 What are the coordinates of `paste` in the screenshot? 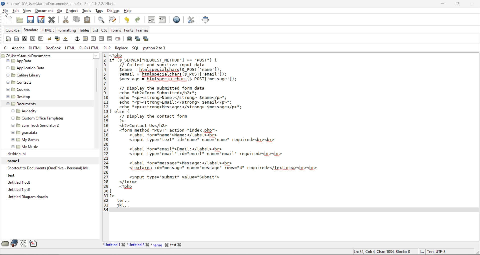 It's located at (89, 20).